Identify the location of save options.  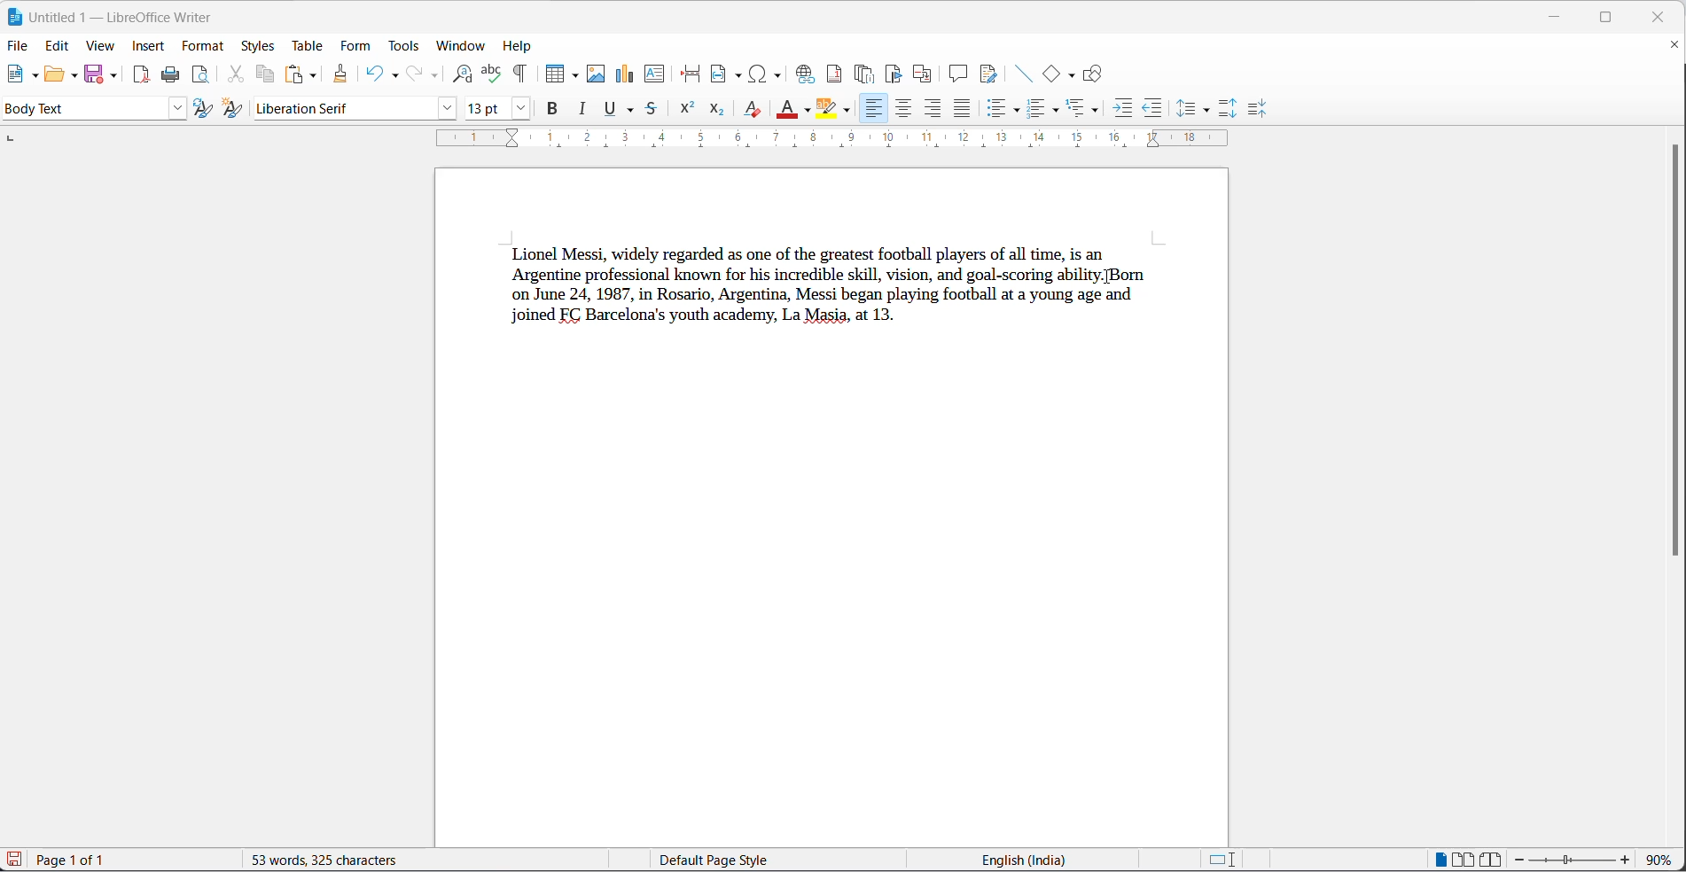
(113, 77).